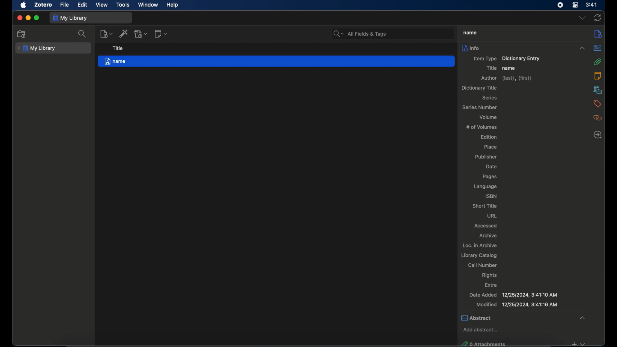  I want to click on publisher, so click(486, 157).